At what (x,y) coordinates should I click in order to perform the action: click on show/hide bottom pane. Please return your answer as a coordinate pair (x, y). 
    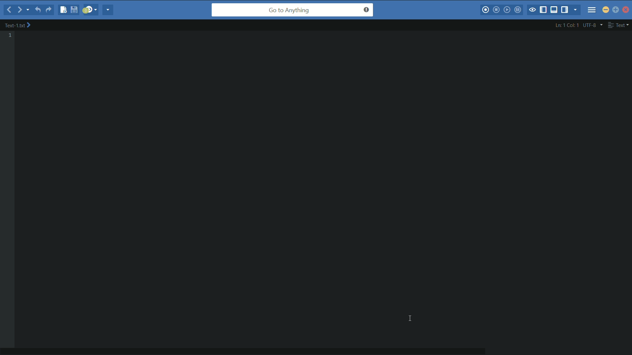
    Looking at the image, I should click on (554, 10).